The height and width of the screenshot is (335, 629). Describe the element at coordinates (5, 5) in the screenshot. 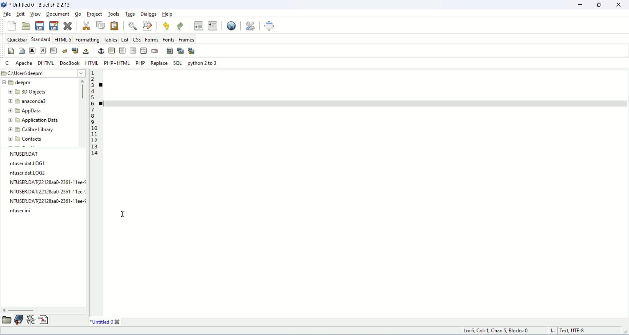

I see `image` at that location.